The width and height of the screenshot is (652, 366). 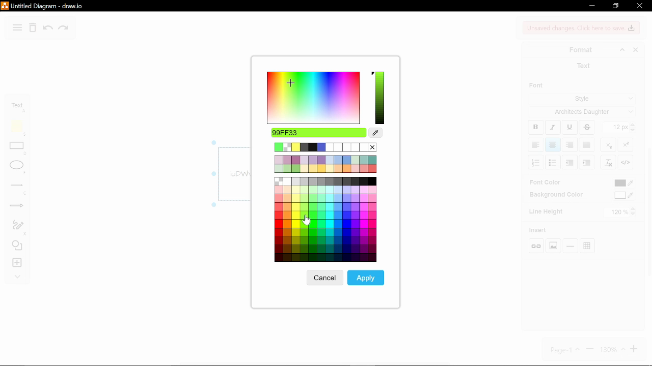 What do you see at coordinates (635, 214) in the screenshot?
I see `decrease line height` at bounding box center [635, 214].